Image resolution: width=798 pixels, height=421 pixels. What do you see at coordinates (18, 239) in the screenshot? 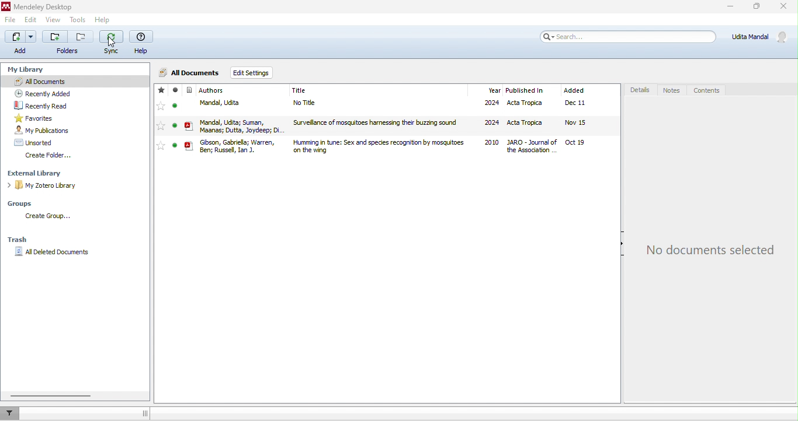
I see `trash` at bounding box center [18, 239].